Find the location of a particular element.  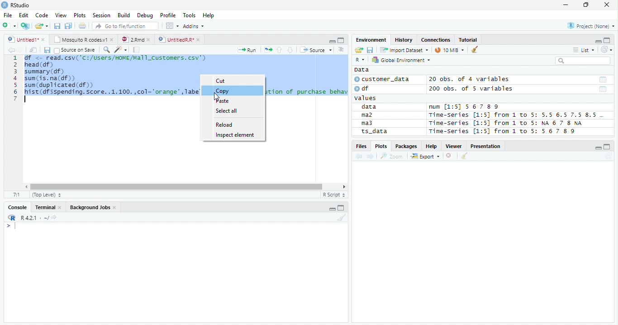

Export is located at coordinates (425, 157).